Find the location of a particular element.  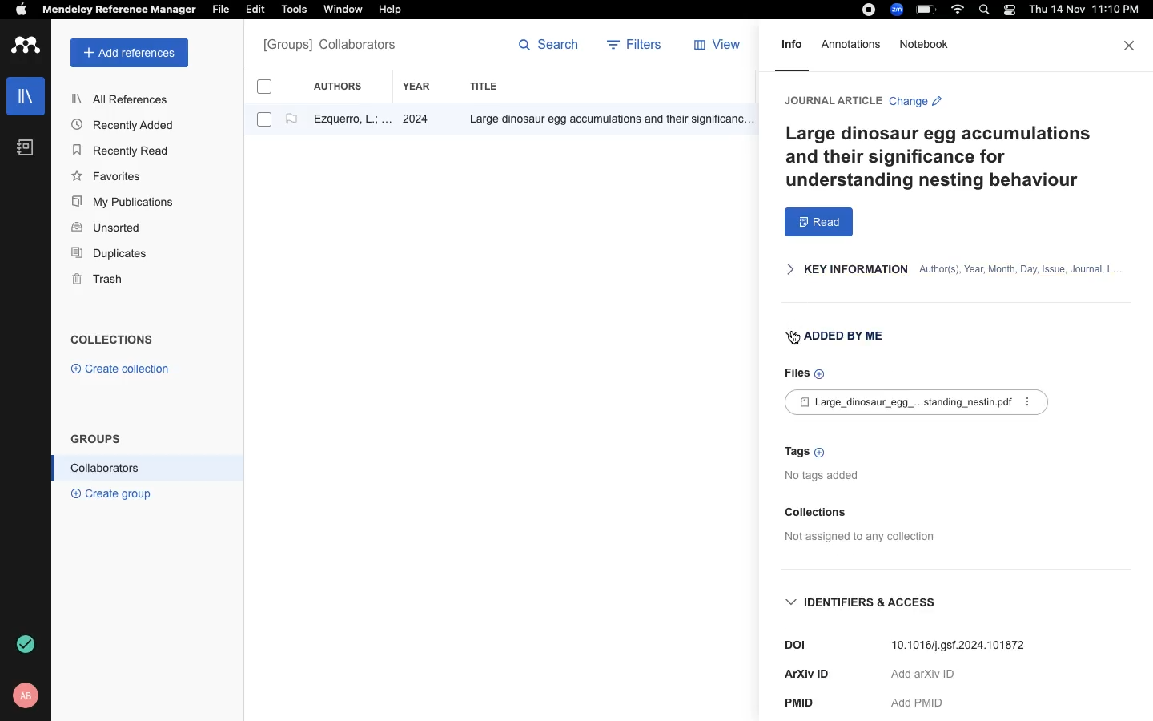

flag is located at coordinates (291, 119).